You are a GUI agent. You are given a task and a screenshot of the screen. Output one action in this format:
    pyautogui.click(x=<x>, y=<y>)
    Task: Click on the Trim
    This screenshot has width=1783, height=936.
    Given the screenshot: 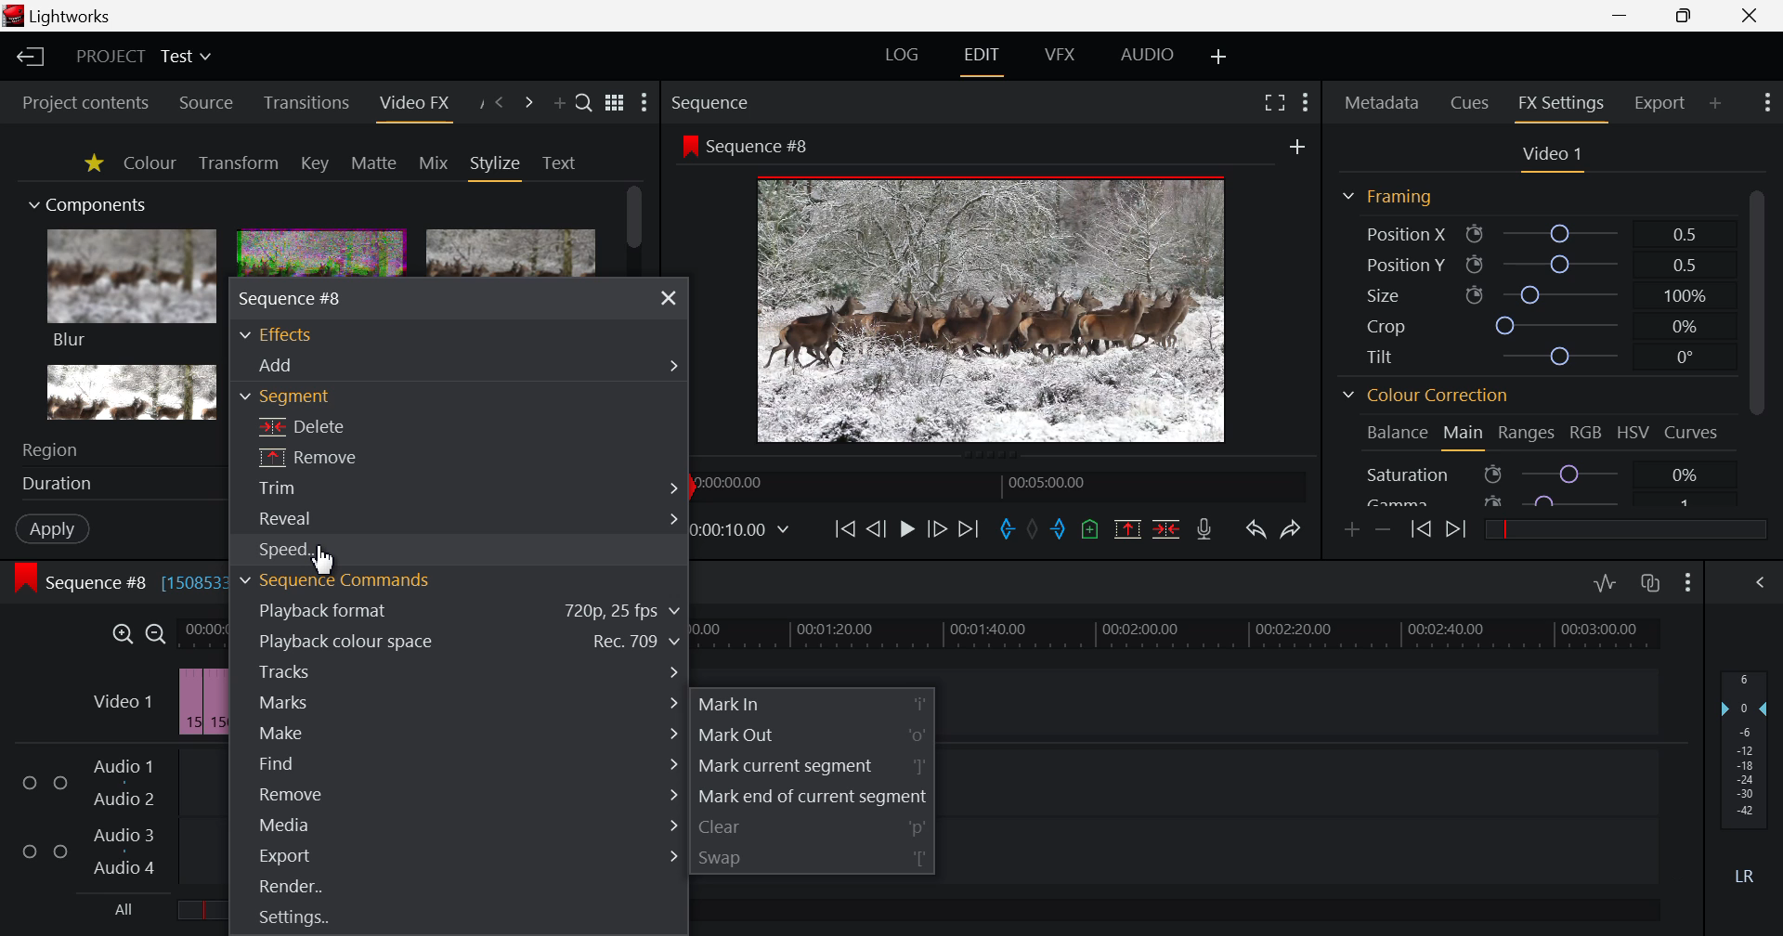 What is the action you would take?
    pyautogui.click(x=464, y=489)
    